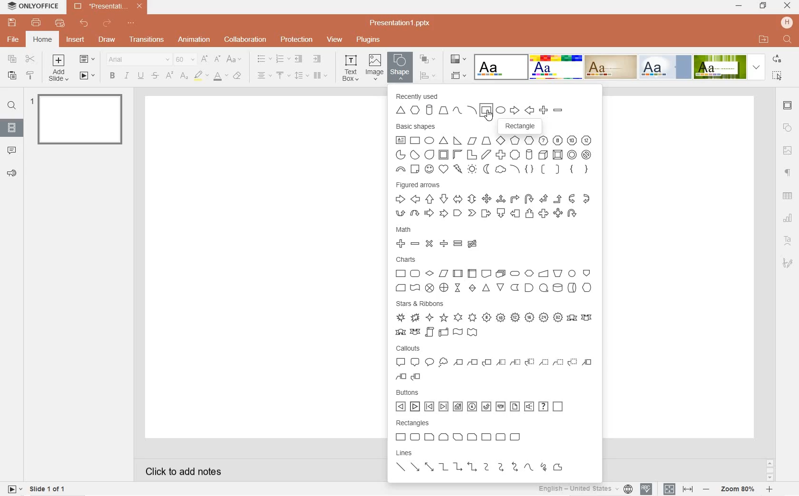 The width and height of the screenshot is (799, 496). I want to click on buttons, so click(407, 391).